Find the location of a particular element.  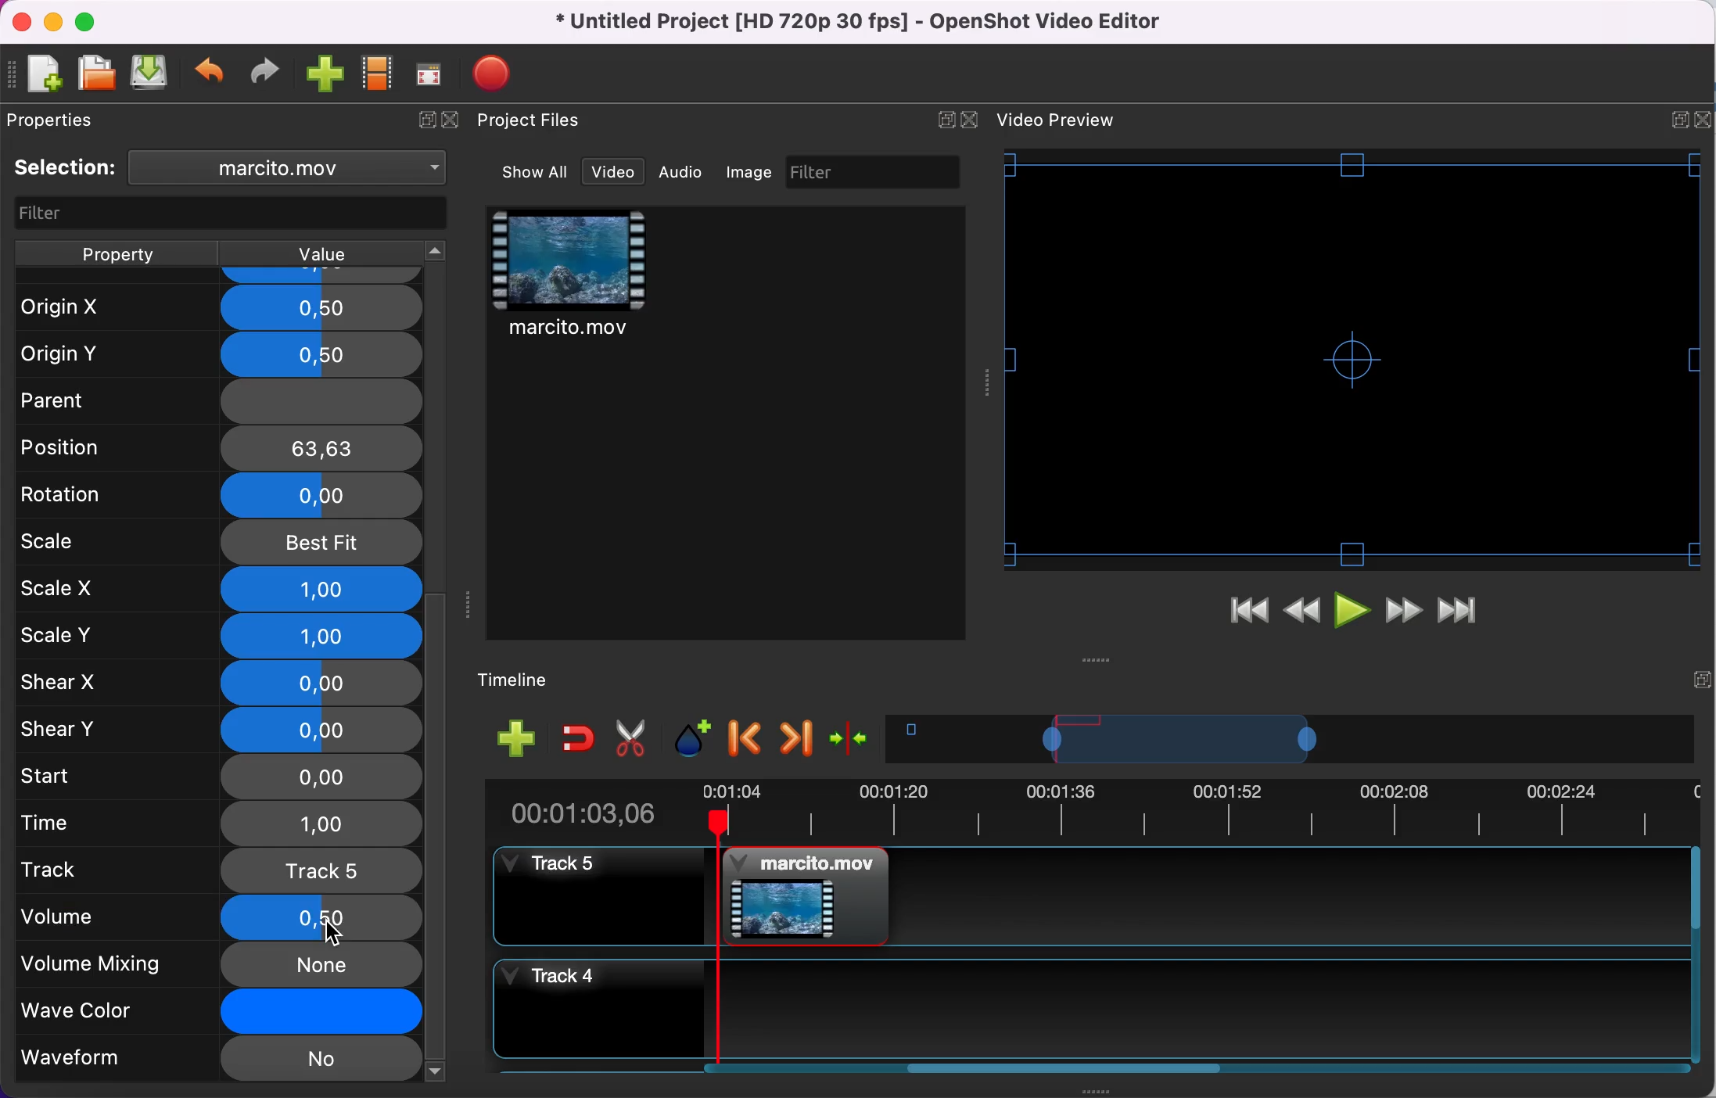

audio is located at coordinates (681, 171).